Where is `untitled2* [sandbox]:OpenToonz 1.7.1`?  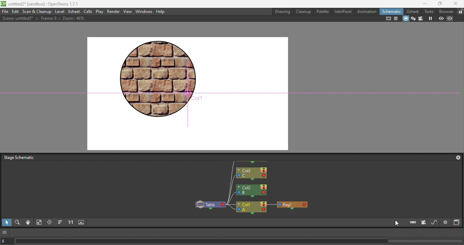 untitled2* [sandbox]:OpenToonz 1.7.1 is located at coordinates (40, 4).